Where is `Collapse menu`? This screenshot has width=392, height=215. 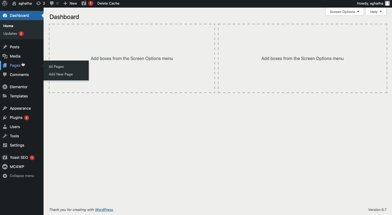
Collapse menu is located at coordinates (20, 176).